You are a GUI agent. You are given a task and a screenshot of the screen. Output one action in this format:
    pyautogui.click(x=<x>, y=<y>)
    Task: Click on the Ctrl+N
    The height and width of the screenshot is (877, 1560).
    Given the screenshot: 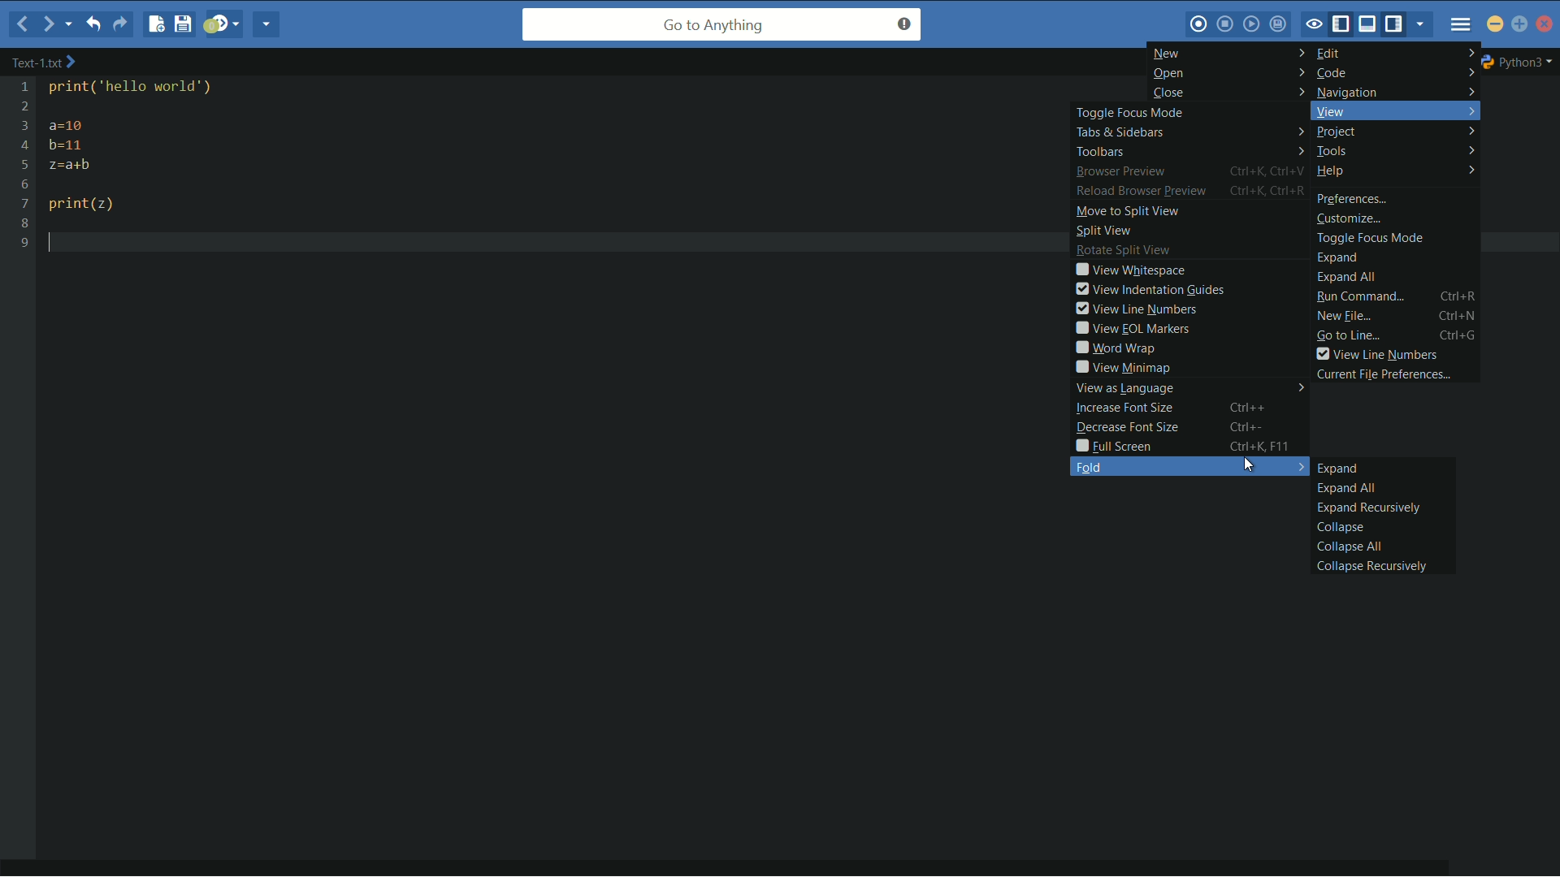 What is the action you would take?
    pyautogui.click(x=1460, y=315)
    